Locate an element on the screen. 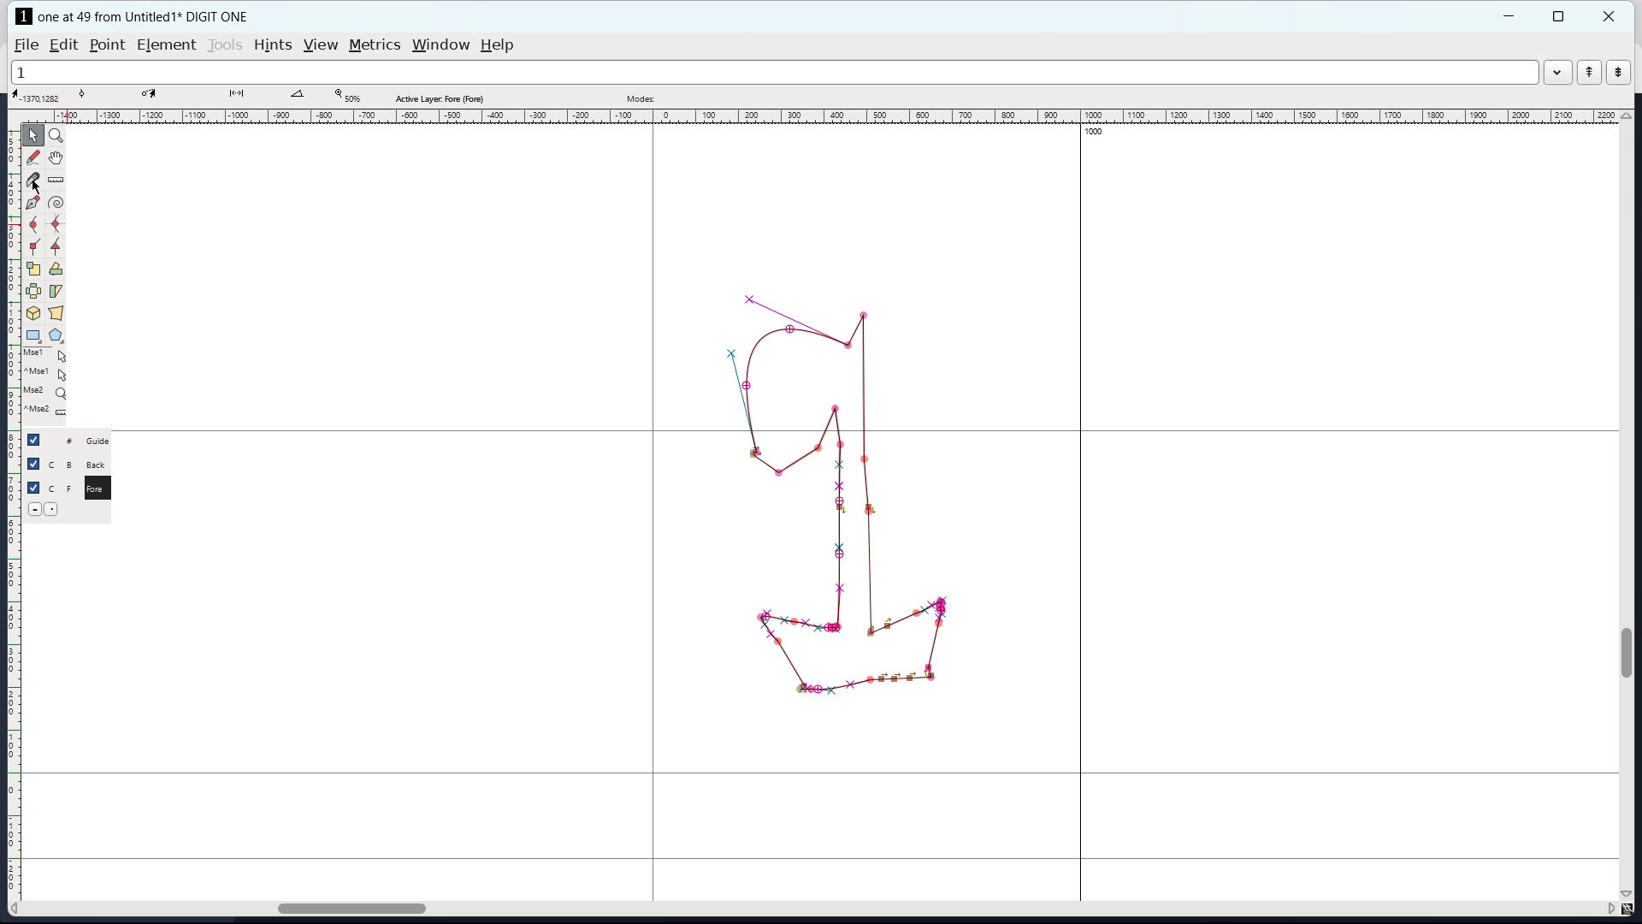 Image resolution: width=1642 pixels, height=924 pixels. view is located at coordinates (320, 45).